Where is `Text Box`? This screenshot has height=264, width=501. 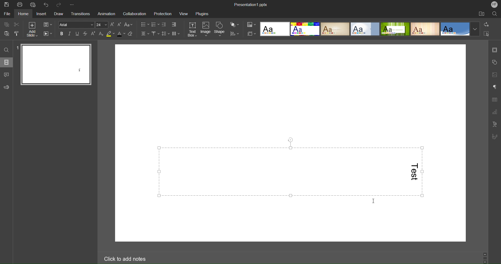
Text Box is located at coordinates (192, 29).